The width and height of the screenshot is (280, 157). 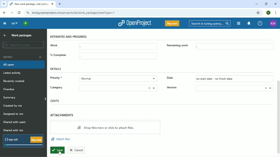 I want to click on box, so click(x=236, y=47).